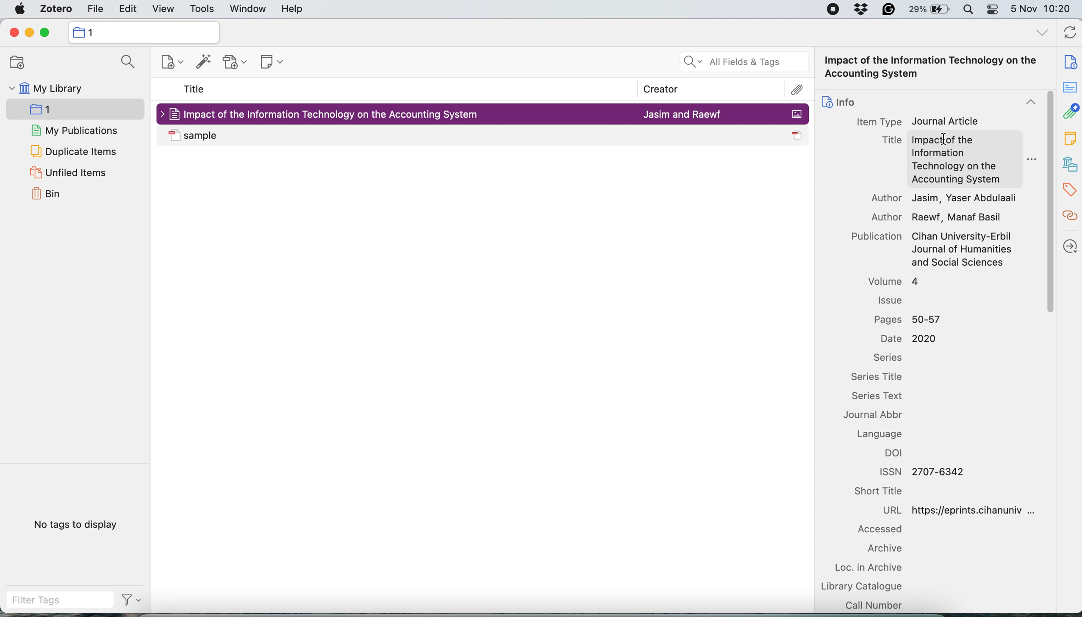 The height and width of the screenshot is (617, 1082). Describe the element at coordinates (889, 10) in the screenshot. I see `grammarly` at that location.